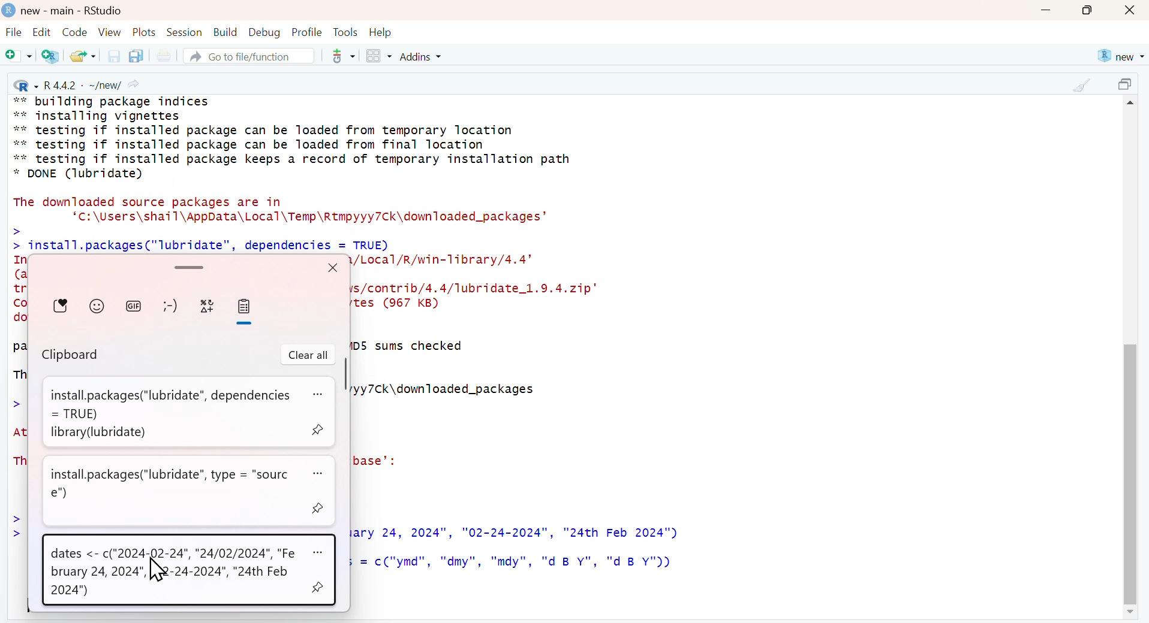  I want to click on save the current document, so click(112, 56).